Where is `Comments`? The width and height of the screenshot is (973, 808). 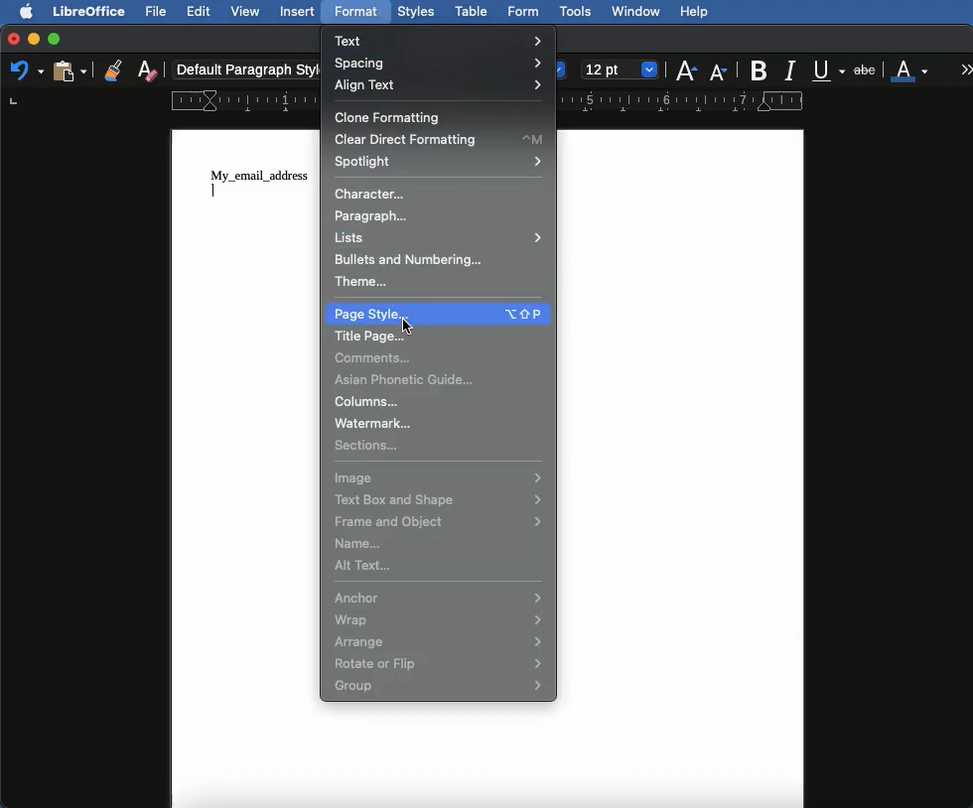
Comments is located at coordinates (377, 357).